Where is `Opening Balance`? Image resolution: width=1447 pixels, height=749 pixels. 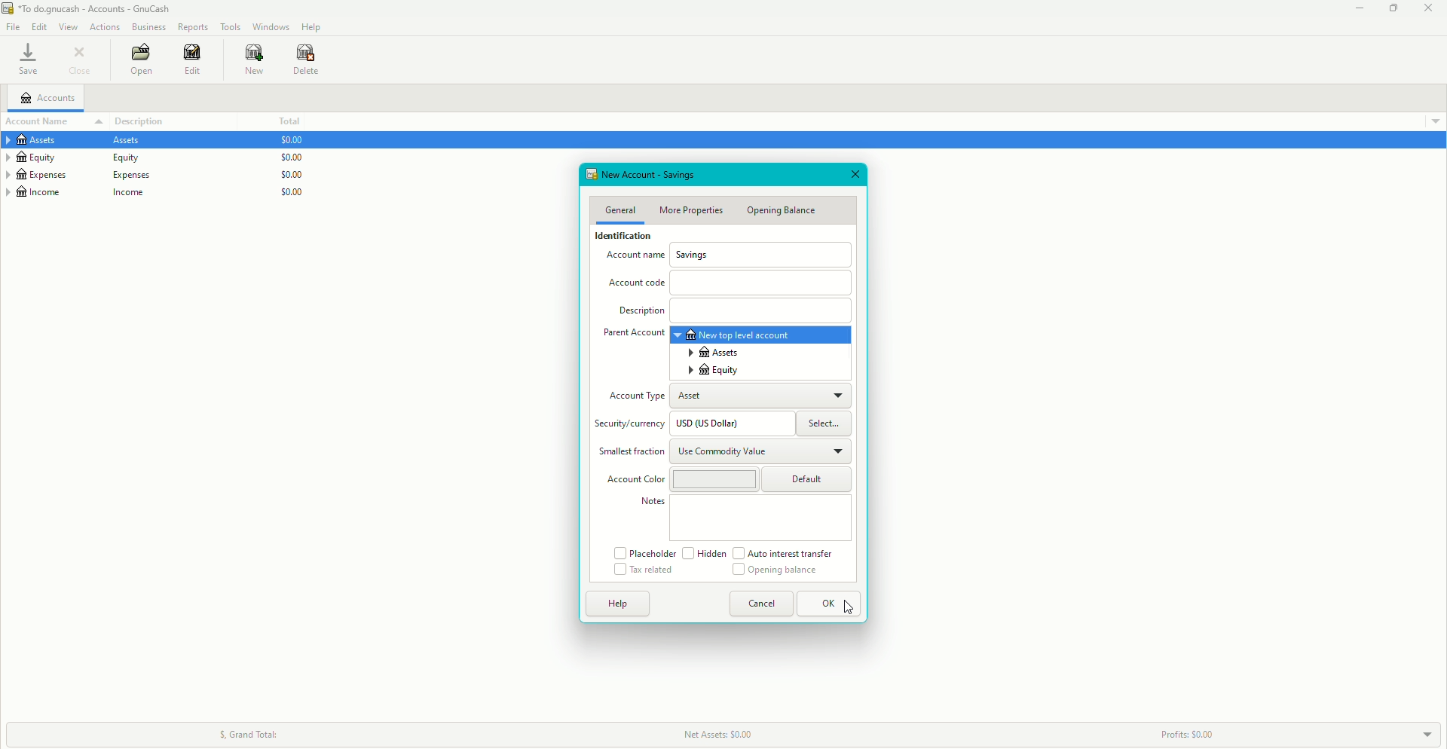 Opening Balance is located at coordinates (773, 571).